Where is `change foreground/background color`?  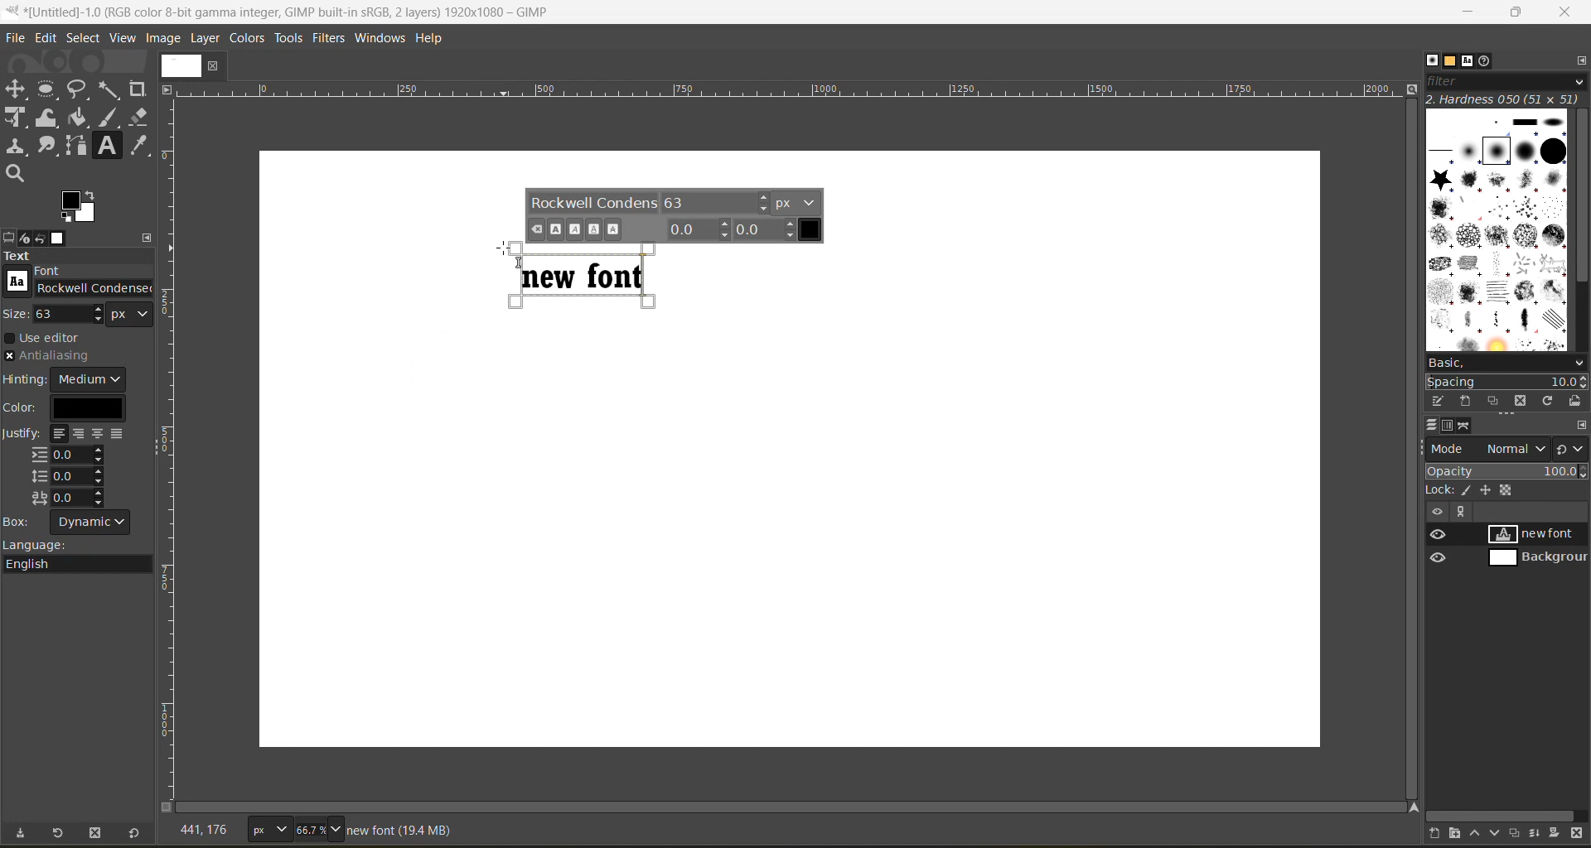
change foreground/background color is located at coordinates (80, 208).